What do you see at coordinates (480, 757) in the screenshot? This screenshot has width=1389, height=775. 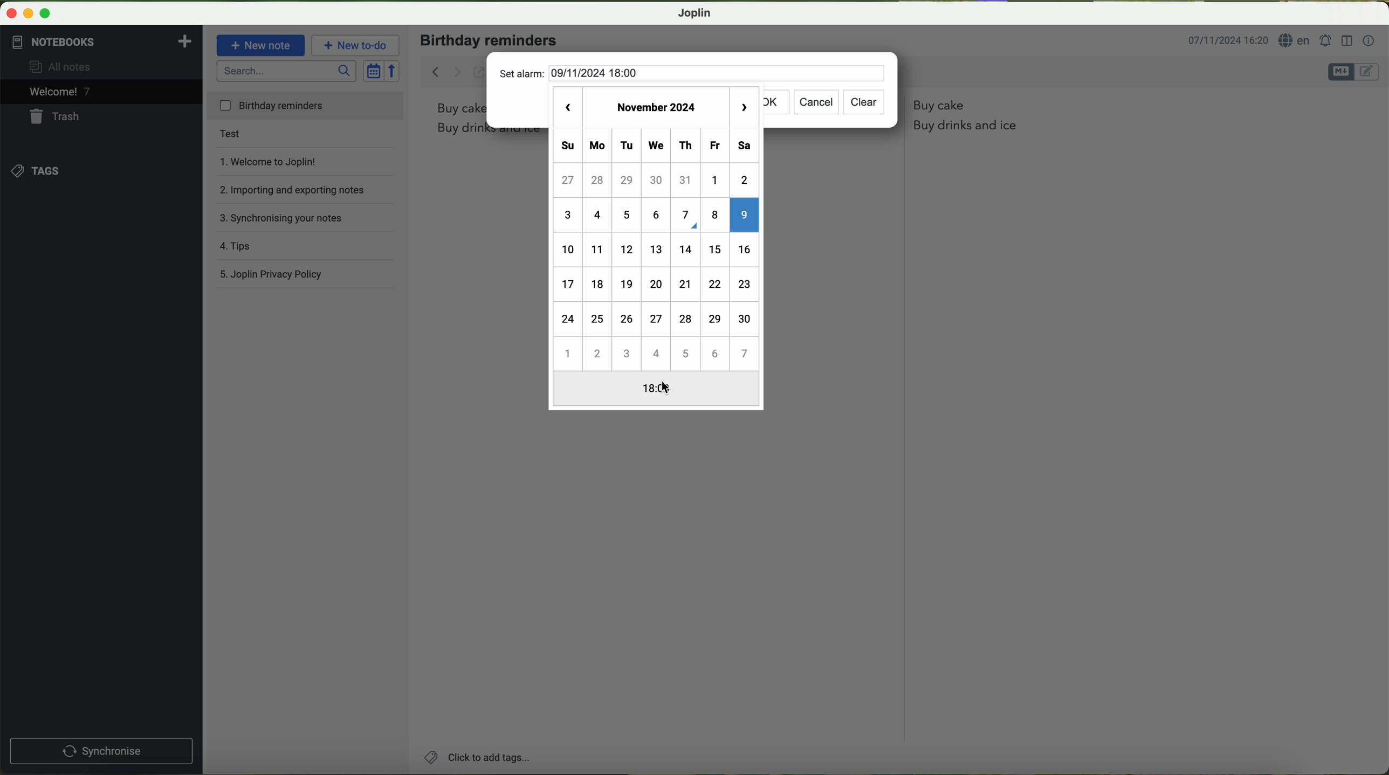 I see `add tags` at bounding box center [480, 757].